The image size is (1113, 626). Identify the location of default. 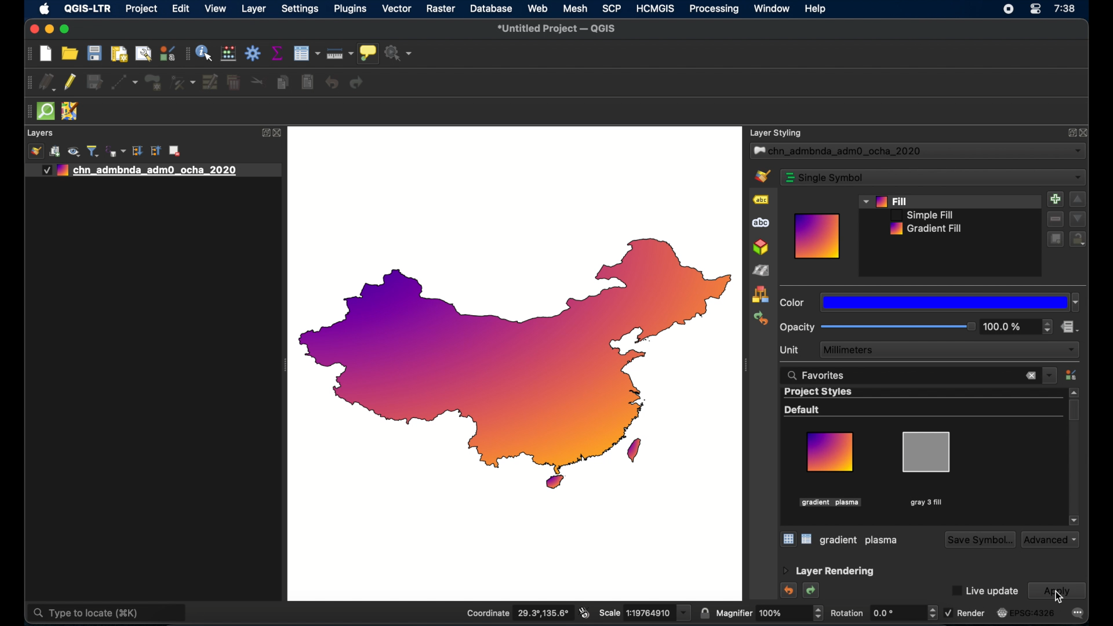
(803, 410).